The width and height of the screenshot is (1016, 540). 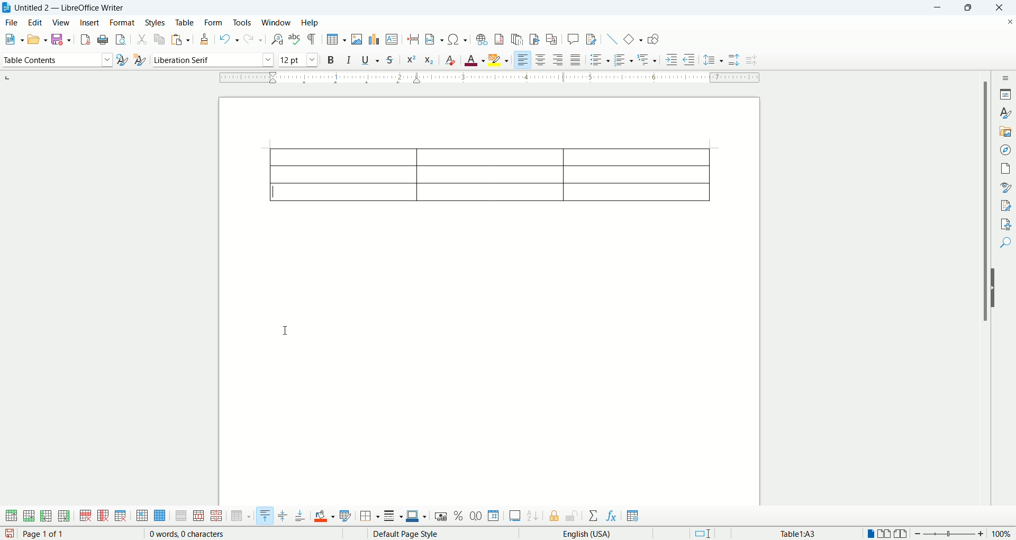 I want to click on superscript, so click(x=412, y=59).